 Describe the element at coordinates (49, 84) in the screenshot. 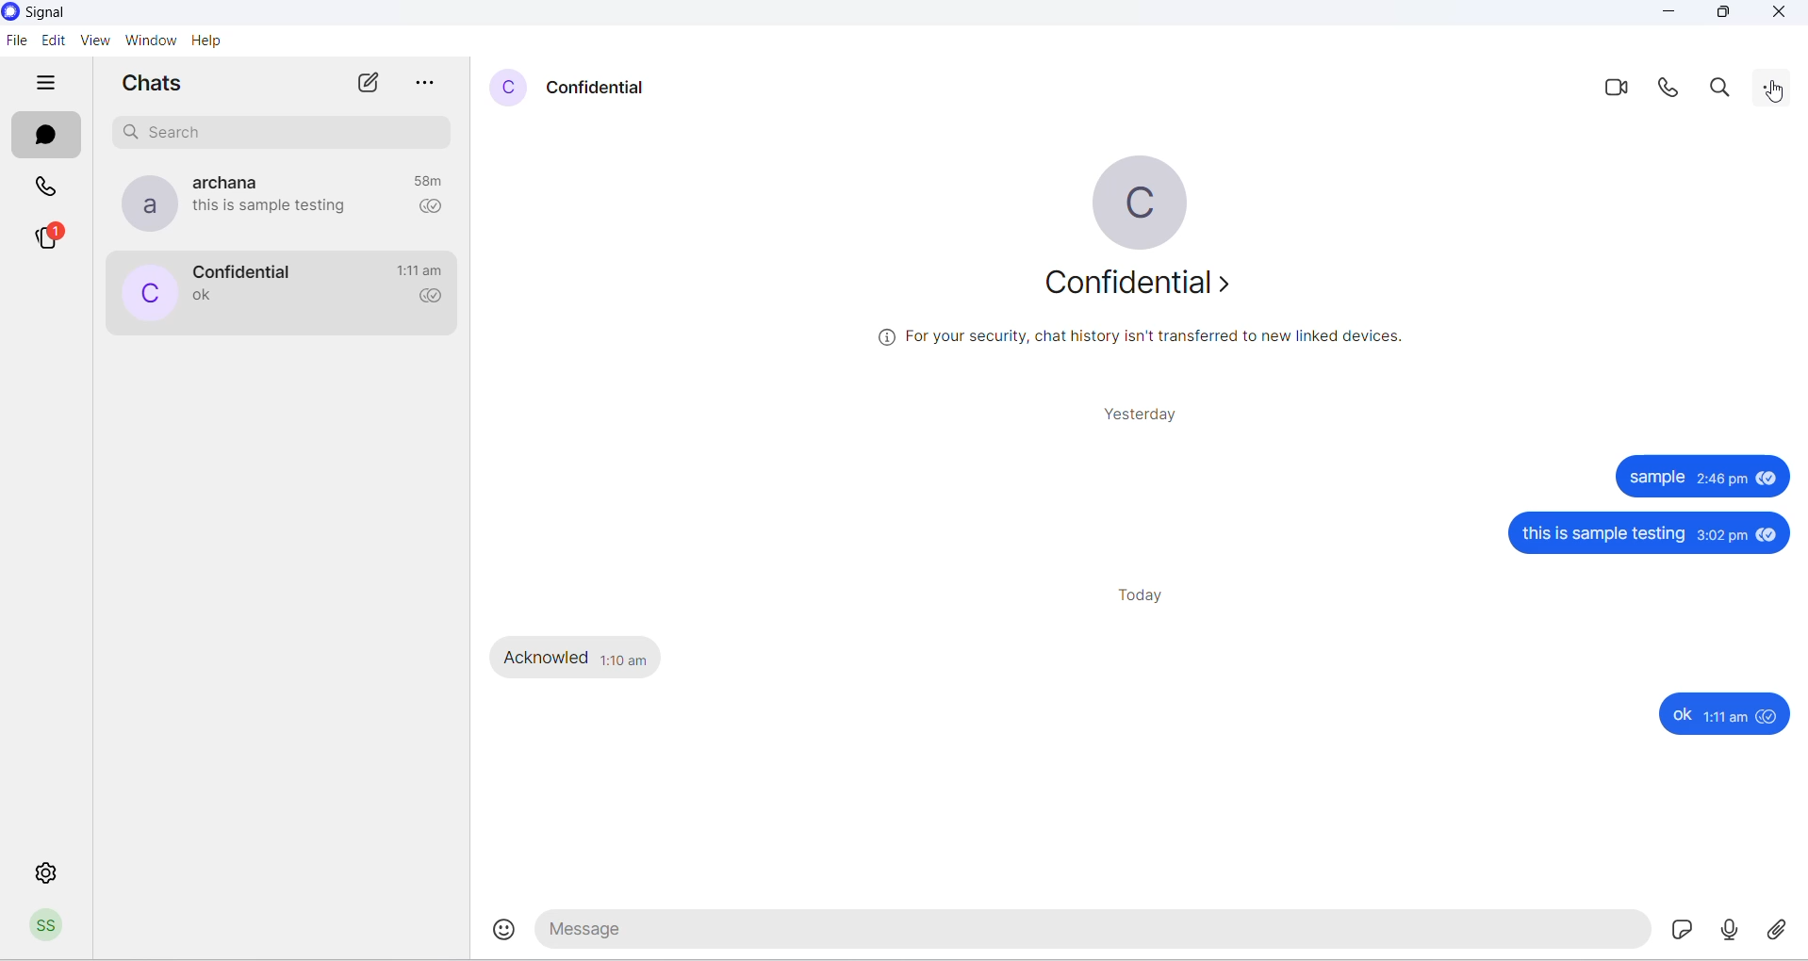

I see `hide` at that location.